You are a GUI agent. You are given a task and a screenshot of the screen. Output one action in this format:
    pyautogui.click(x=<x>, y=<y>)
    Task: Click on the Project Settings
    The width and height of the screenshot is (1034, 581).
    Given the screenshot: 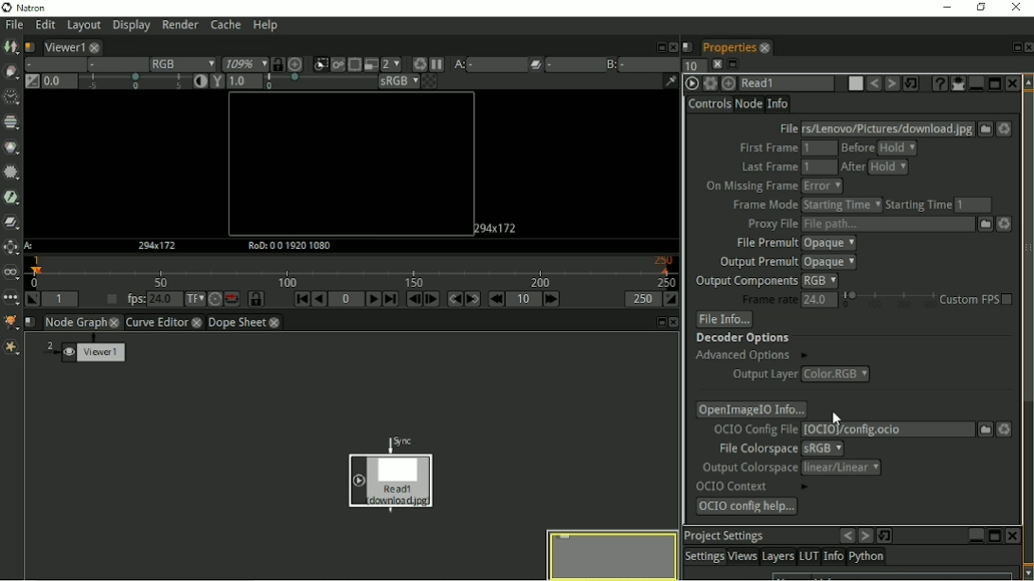 What is the action you would take?
    pyautogui.click(x=725, y=535)
    